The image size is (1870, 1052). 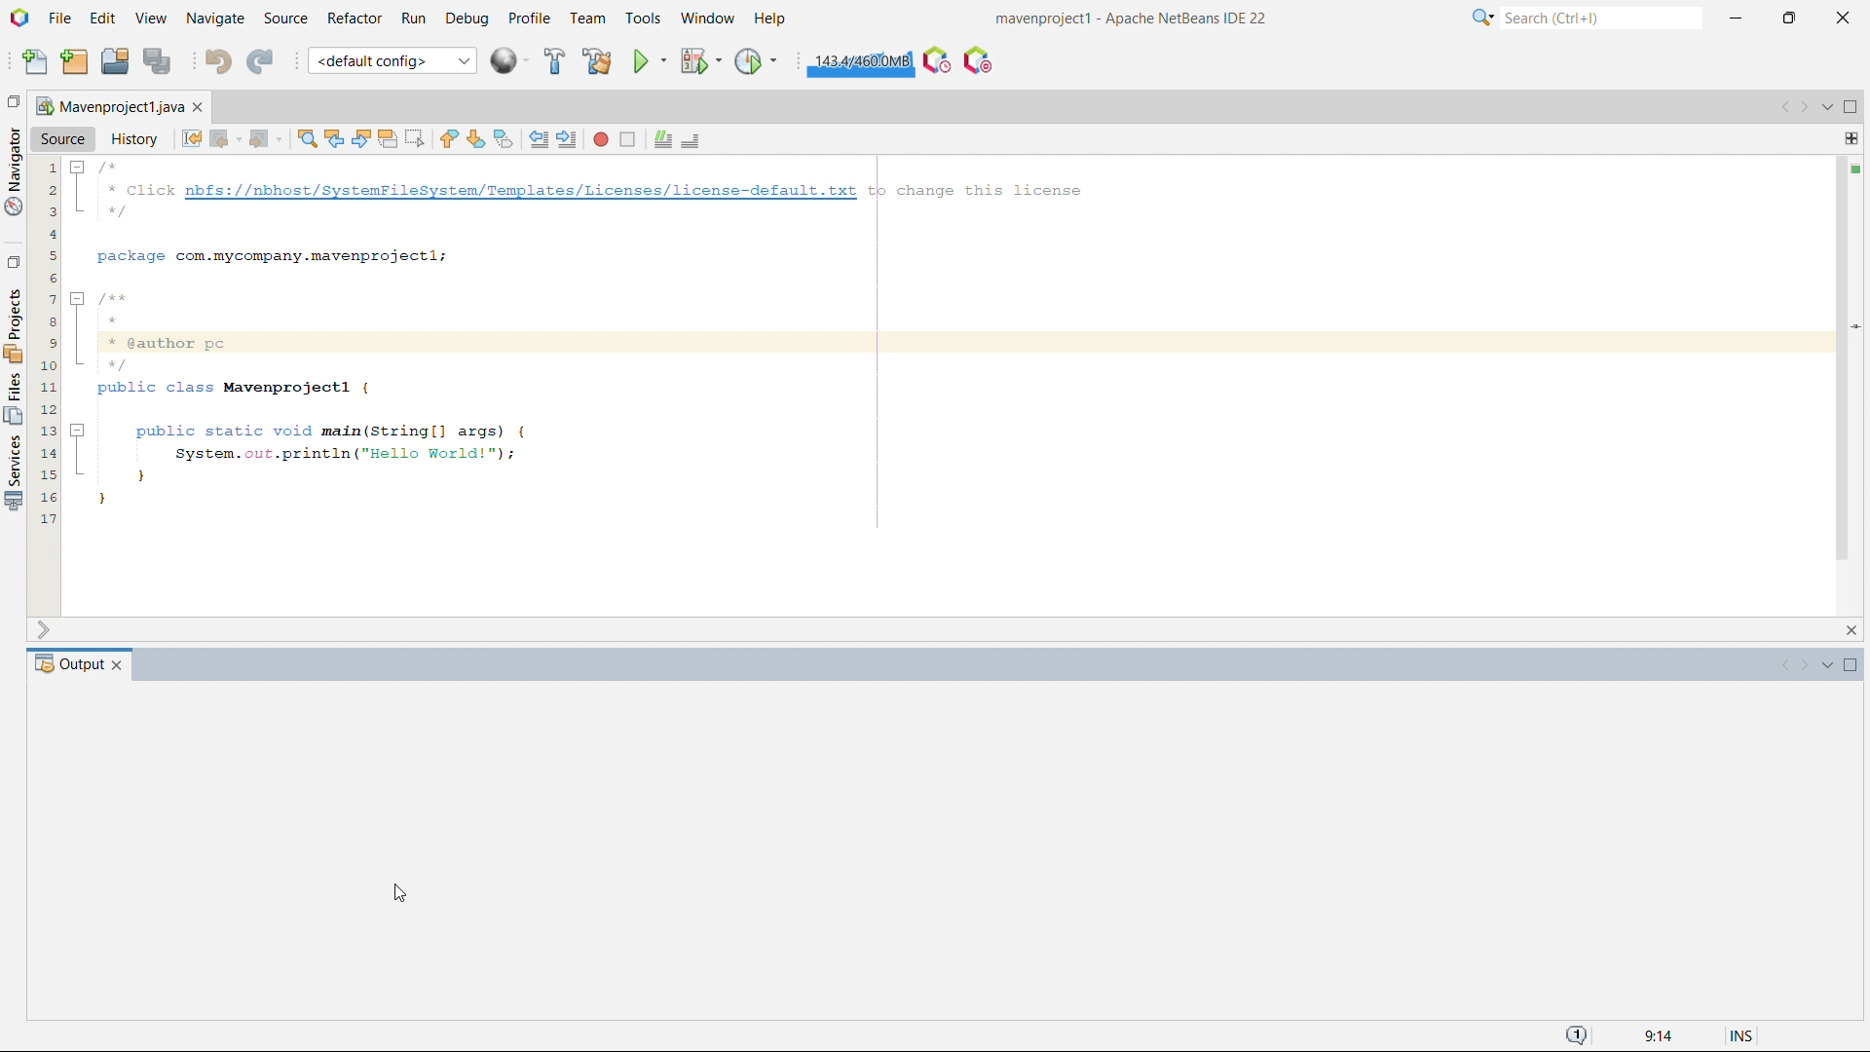 I want to click on window, so click(x=707, y=19).